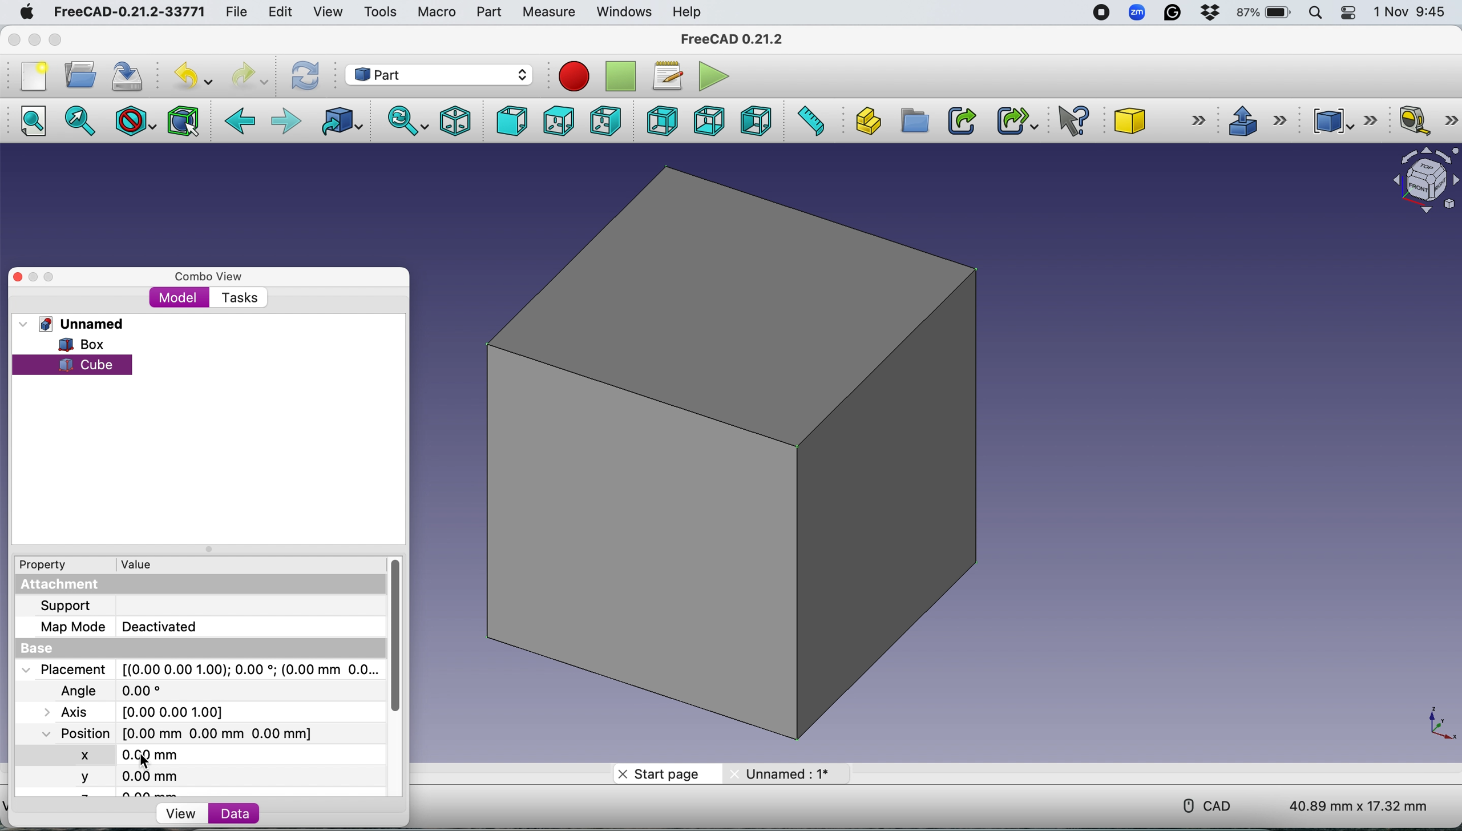 This screenshot has height=831, width=1462. I want to click on Measure linear, so click(1428, 123).